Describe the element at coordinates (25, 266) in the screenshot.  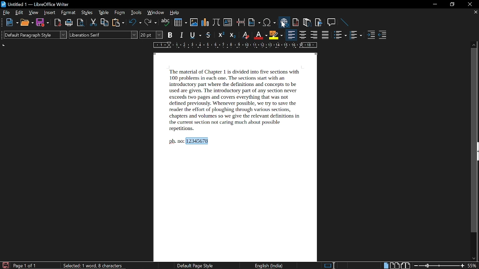
I see `page 1 of 1` at that location.